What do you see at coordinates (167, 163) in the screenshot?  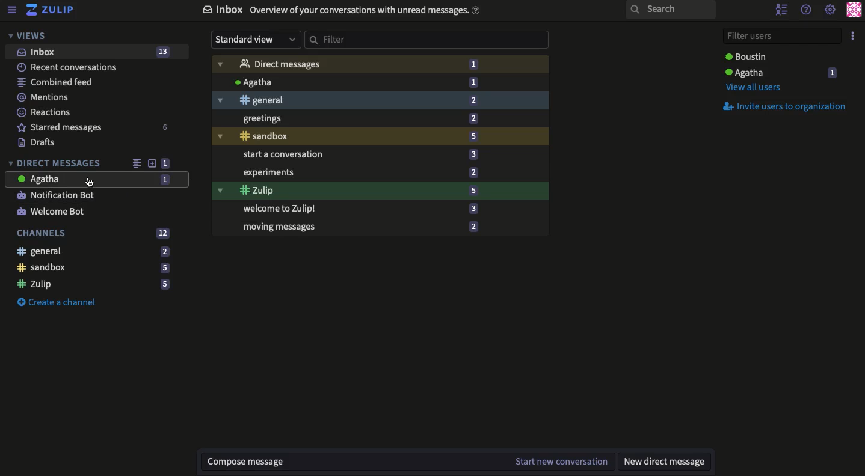 I see `1` at bounding box center [167, 163].